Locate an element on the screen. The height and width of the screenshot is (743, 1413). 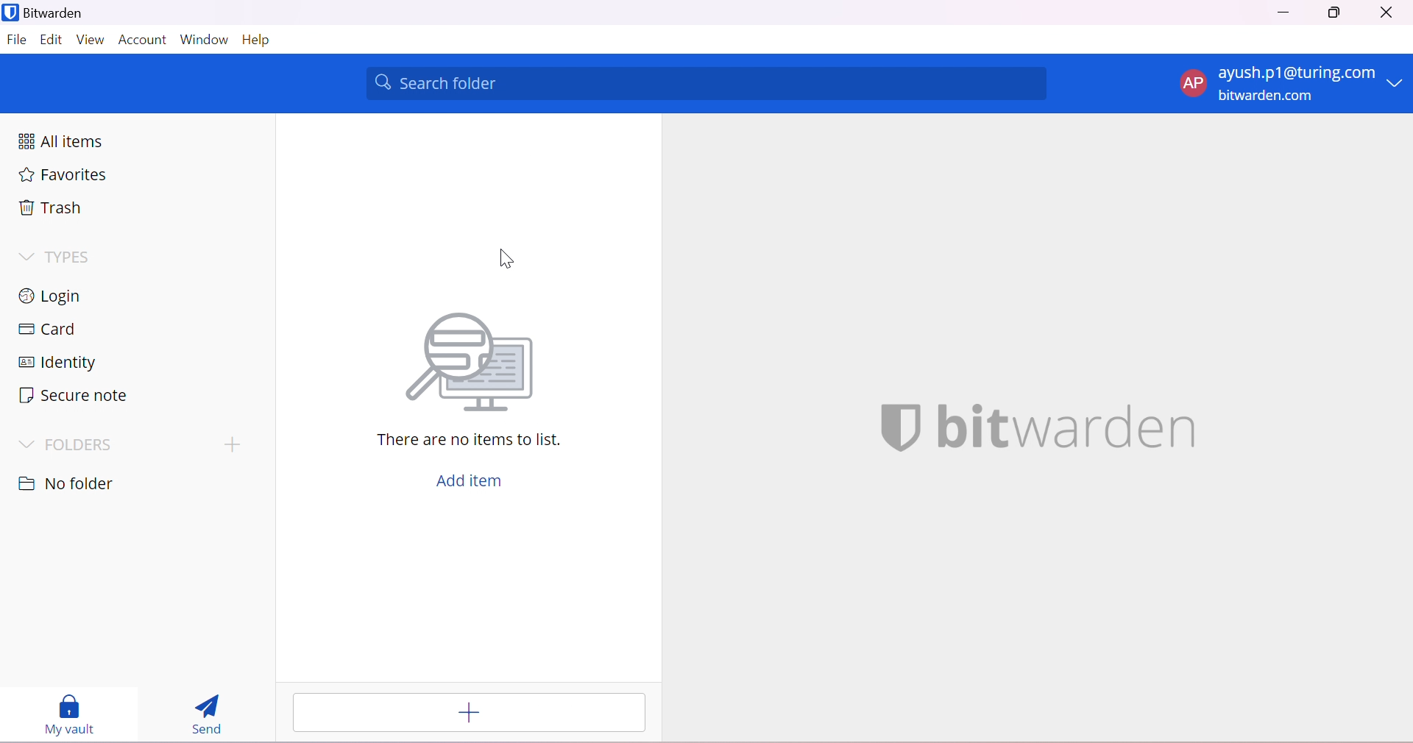
Drop Down is located at coordinates (25, 257).